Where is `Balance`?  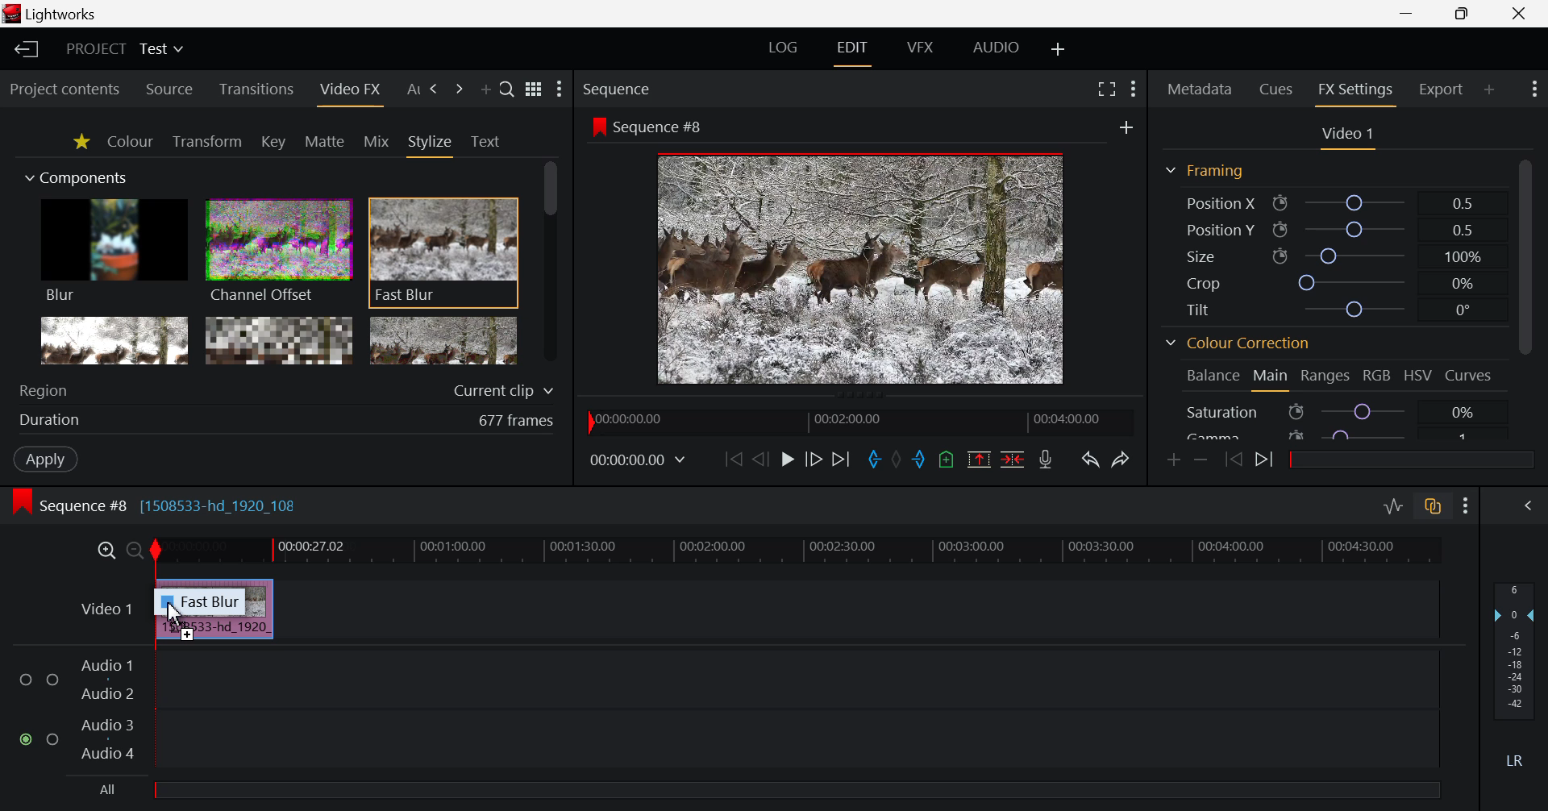 Balance is located at coordinates (1213, 378).